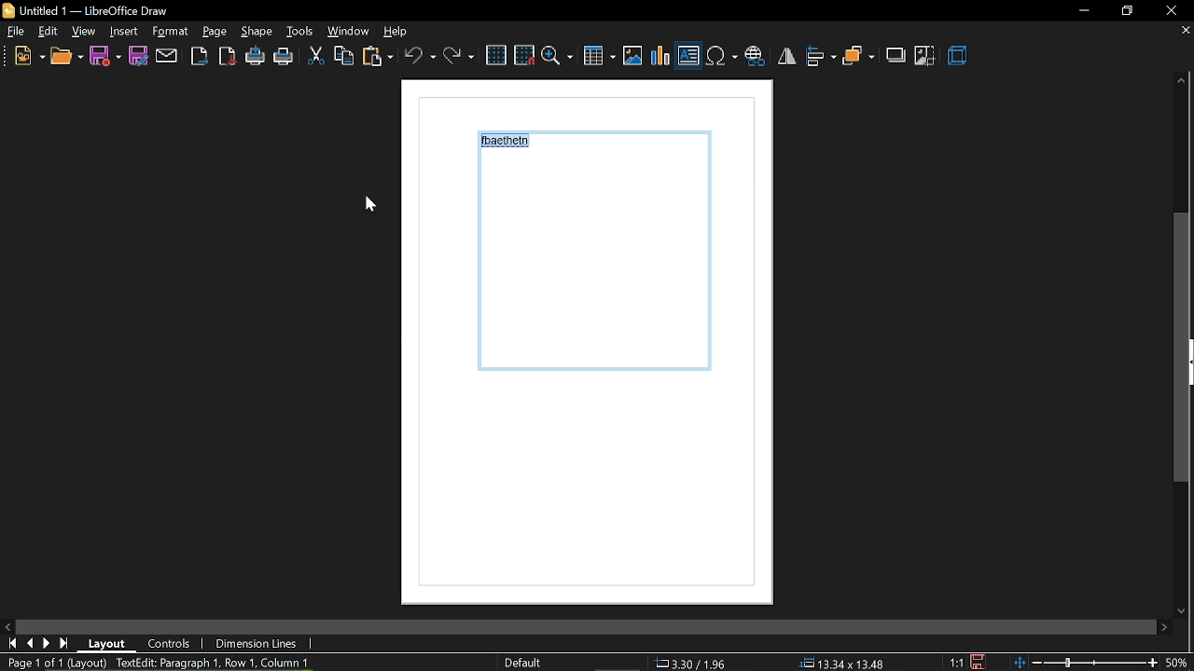  I want to click on align, so click(821, 58).